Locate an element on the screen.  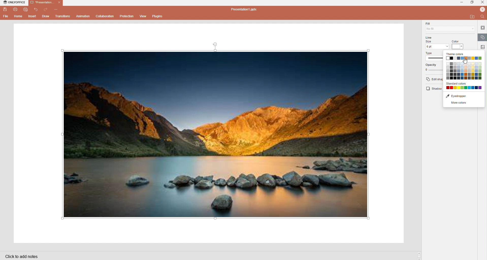
Image is located at coordinates (218, 135).